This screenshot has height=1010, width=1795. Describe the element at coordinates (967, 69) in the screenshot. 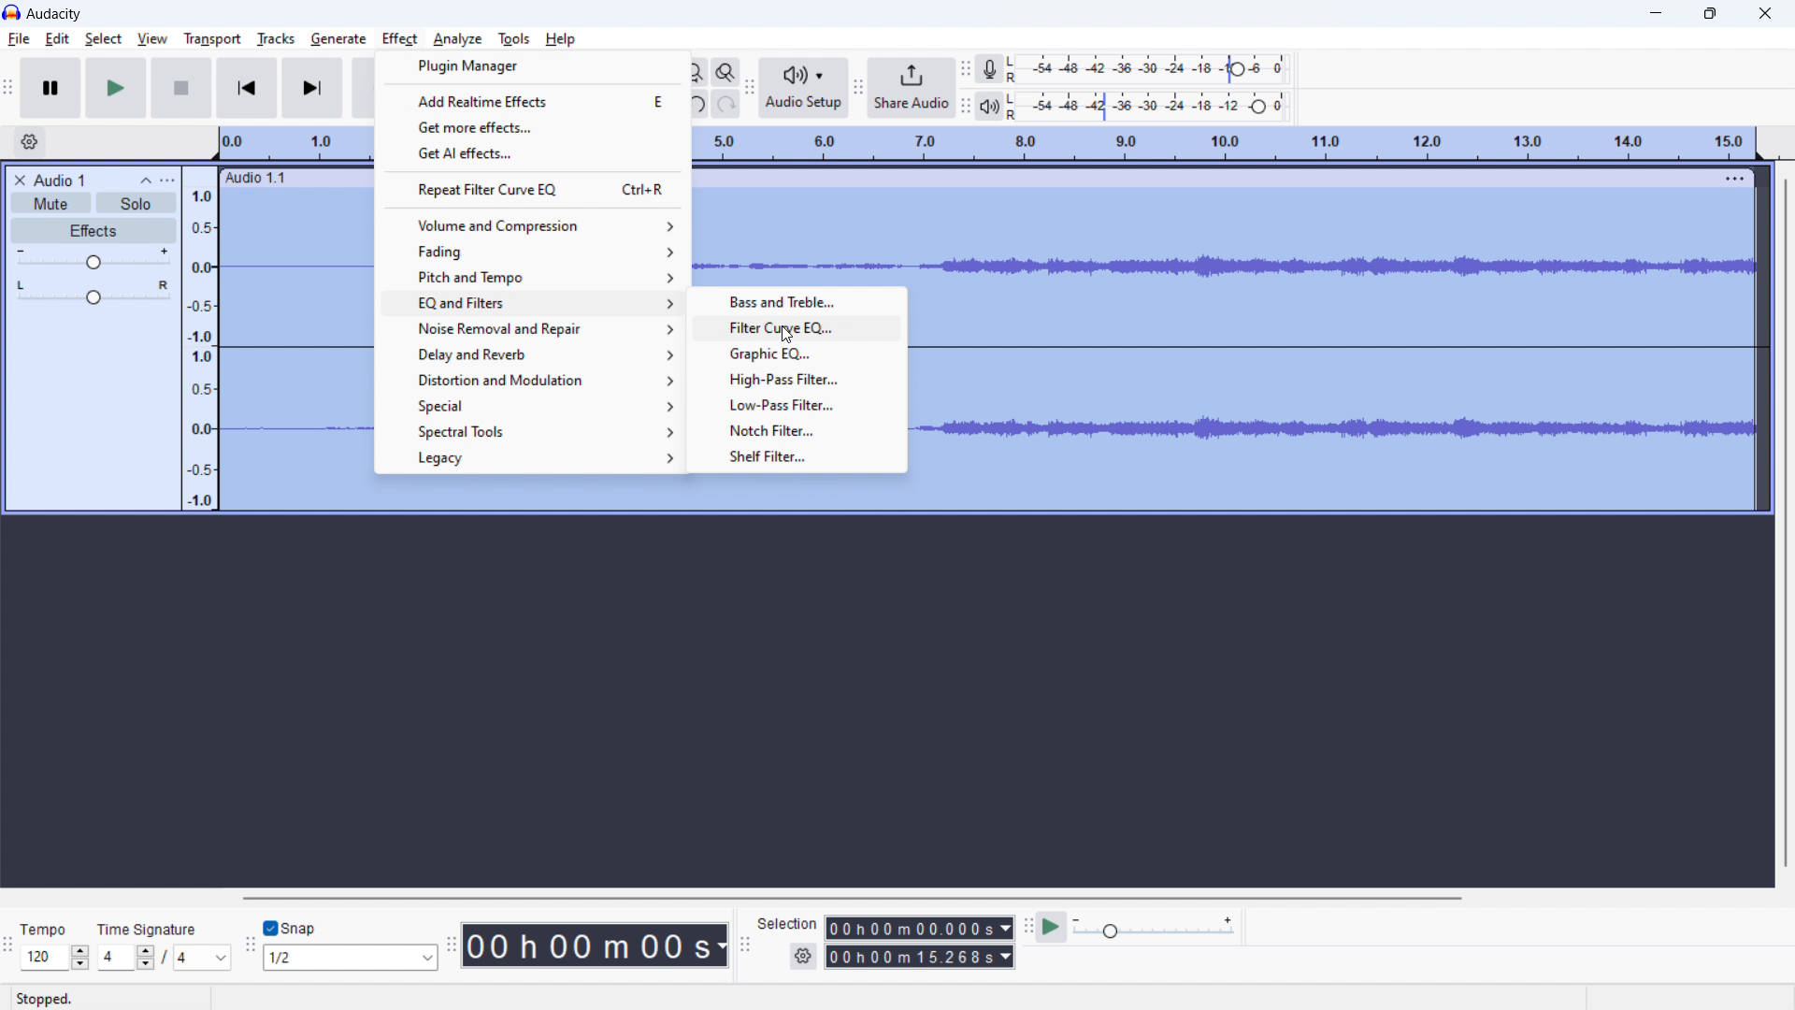

I see `recording meter toolbar` at that location.